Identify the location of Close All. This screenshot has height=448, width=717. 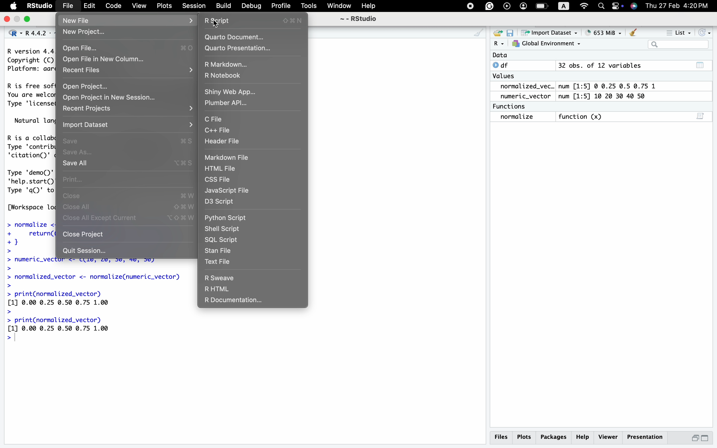
(78, 207).